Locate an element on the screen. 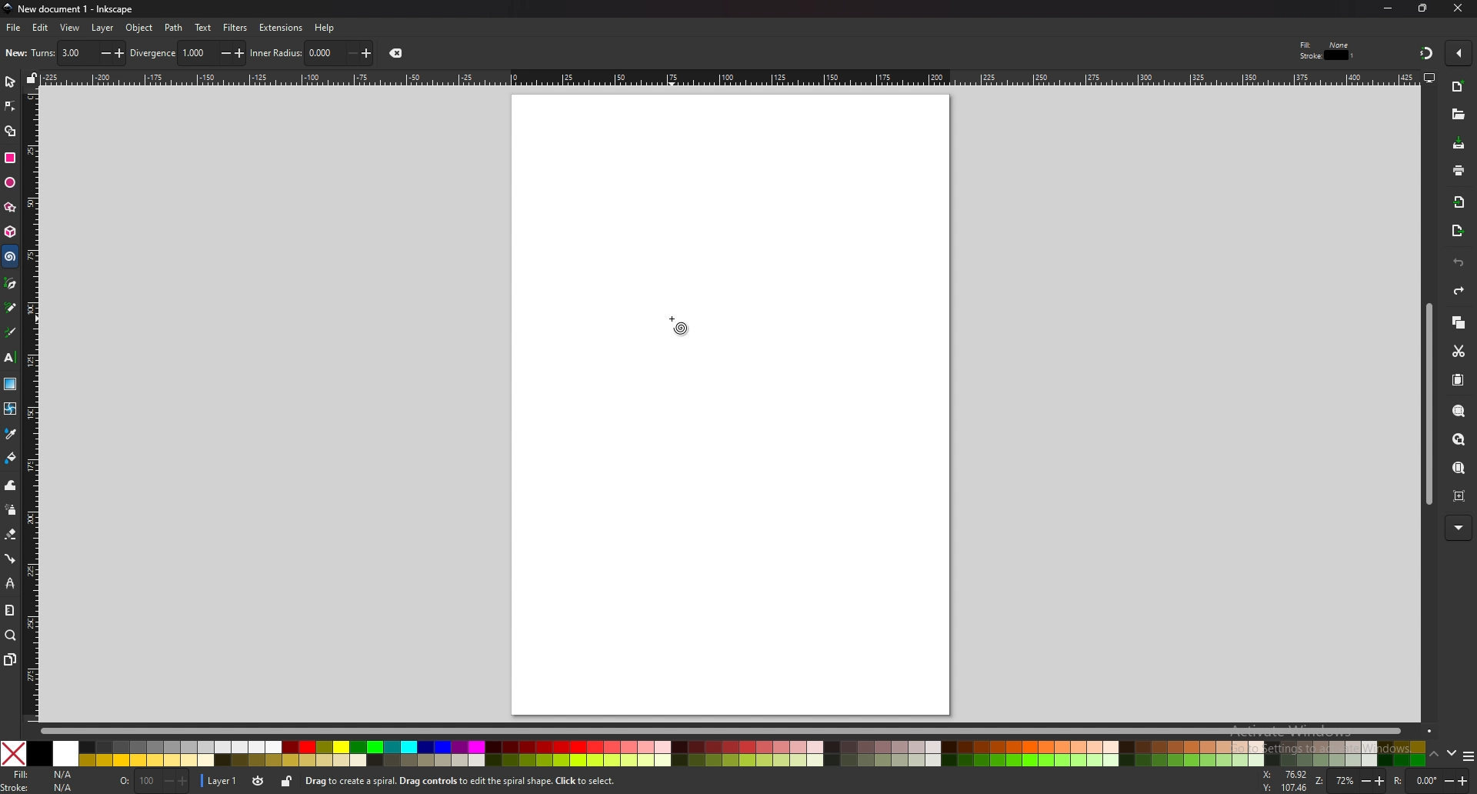  3d box is located at coordinates (10, 233).